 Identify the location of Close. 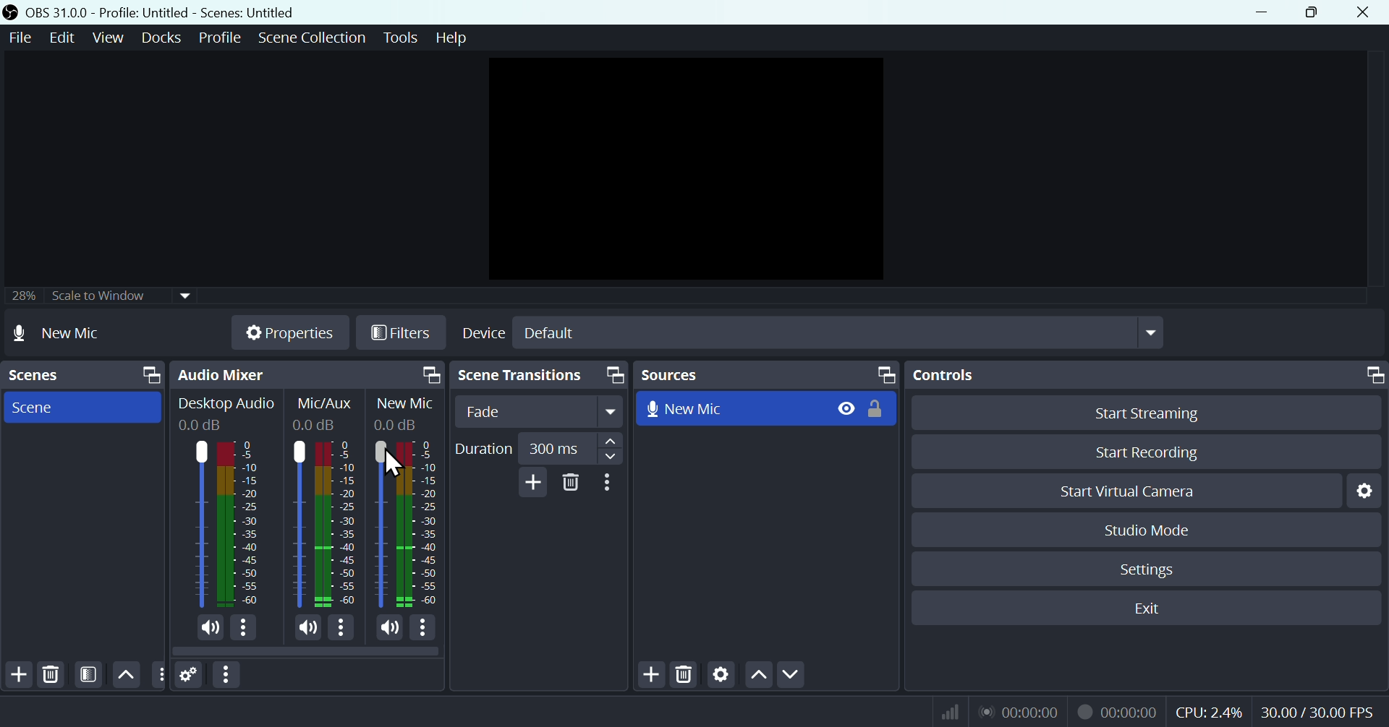
(1362, 12).